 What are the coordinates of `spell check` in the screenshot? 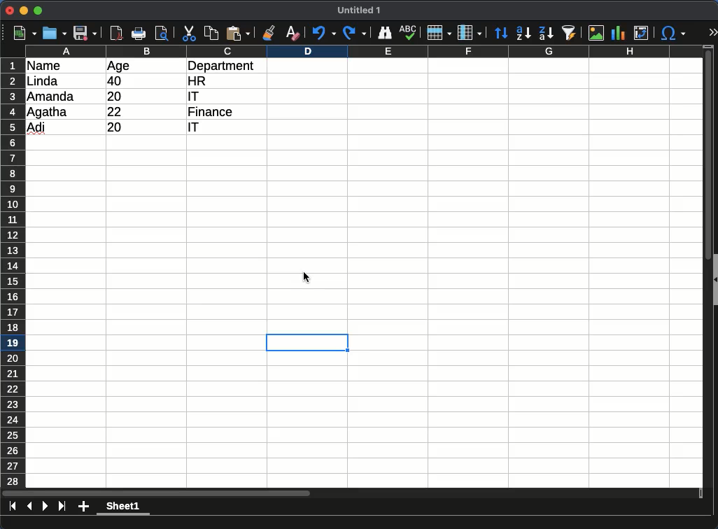 It's located at (409, 31).